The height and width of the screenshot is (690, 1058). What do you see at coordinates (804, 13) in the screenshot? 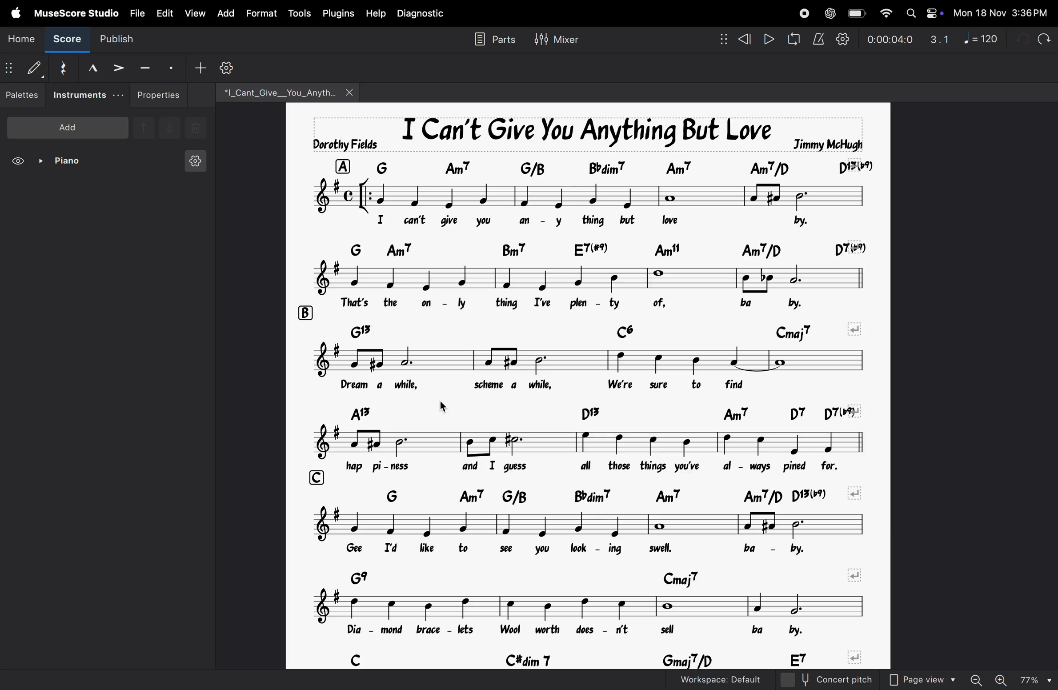
I see `record` at bounding box center [804, 13].